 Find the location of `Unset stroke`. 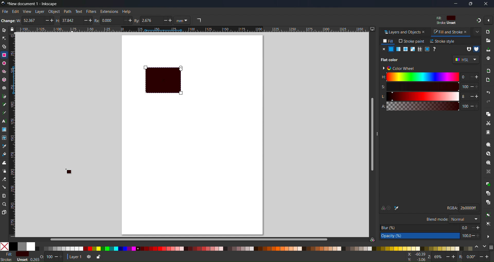

Unset stroke is located at coordinates (22, 260).